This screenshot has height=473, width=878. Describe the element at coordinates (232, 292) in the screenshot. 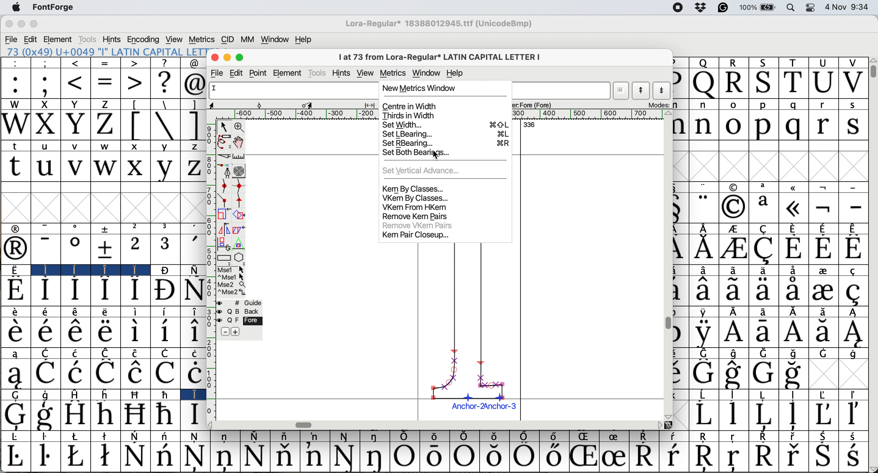

I see `Mse 2^` at that location.